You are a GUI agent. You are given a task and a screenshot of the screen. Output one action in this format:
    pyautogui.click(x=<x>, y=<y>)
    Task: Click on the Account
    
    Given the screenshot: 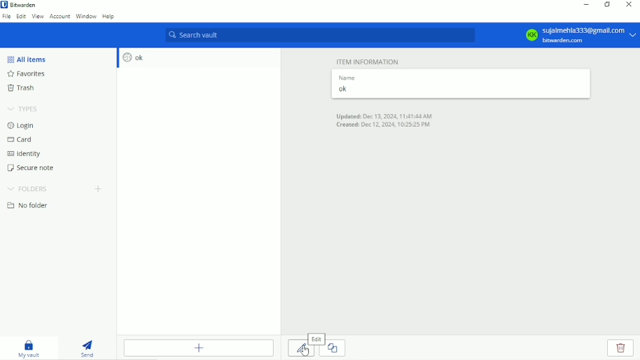 What is the action you would take?
    pyautogui.click(x=60, y=16)
    